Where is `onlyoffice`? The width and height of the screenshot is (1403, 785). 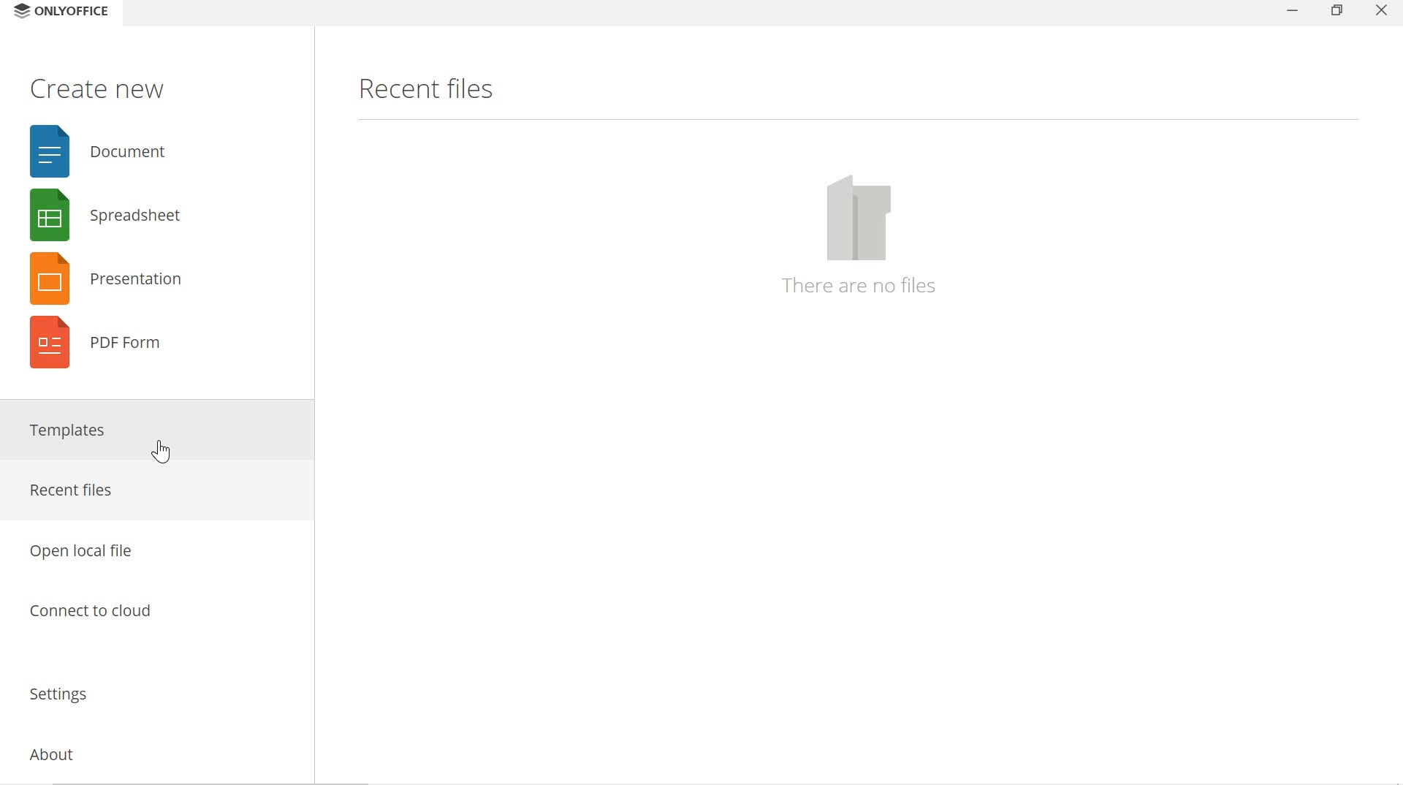 onlyoffice is located at coordinates (80, 13).